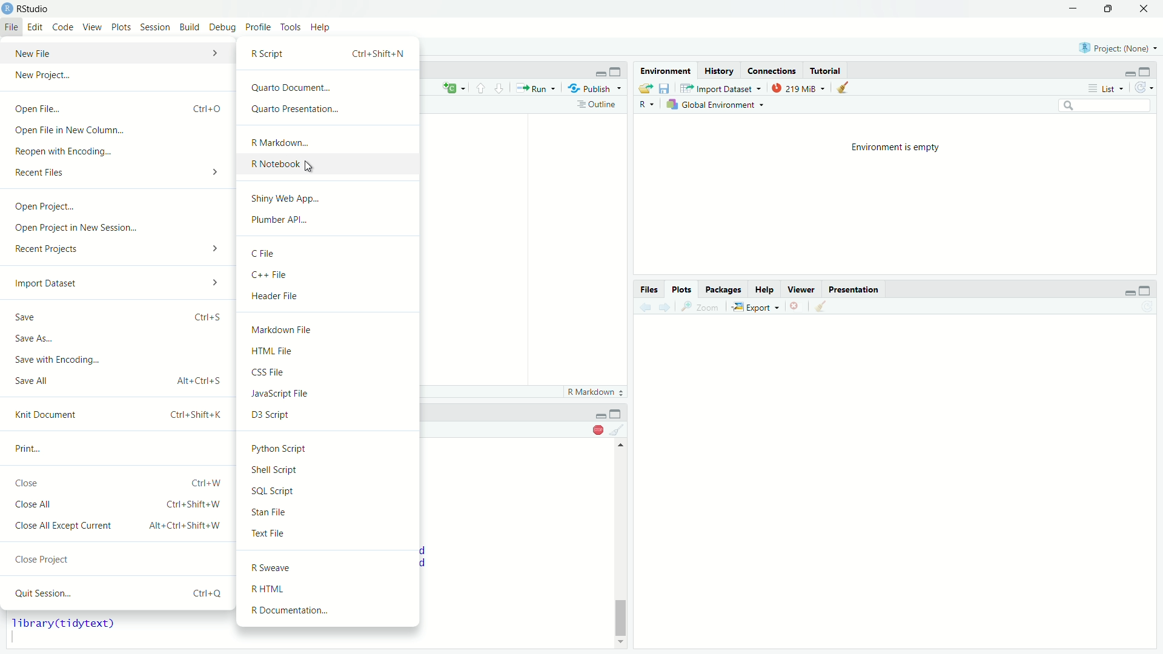  Describe the element at coordinates (618, 70) in the screenshot. I see `maximize pane` at that location.